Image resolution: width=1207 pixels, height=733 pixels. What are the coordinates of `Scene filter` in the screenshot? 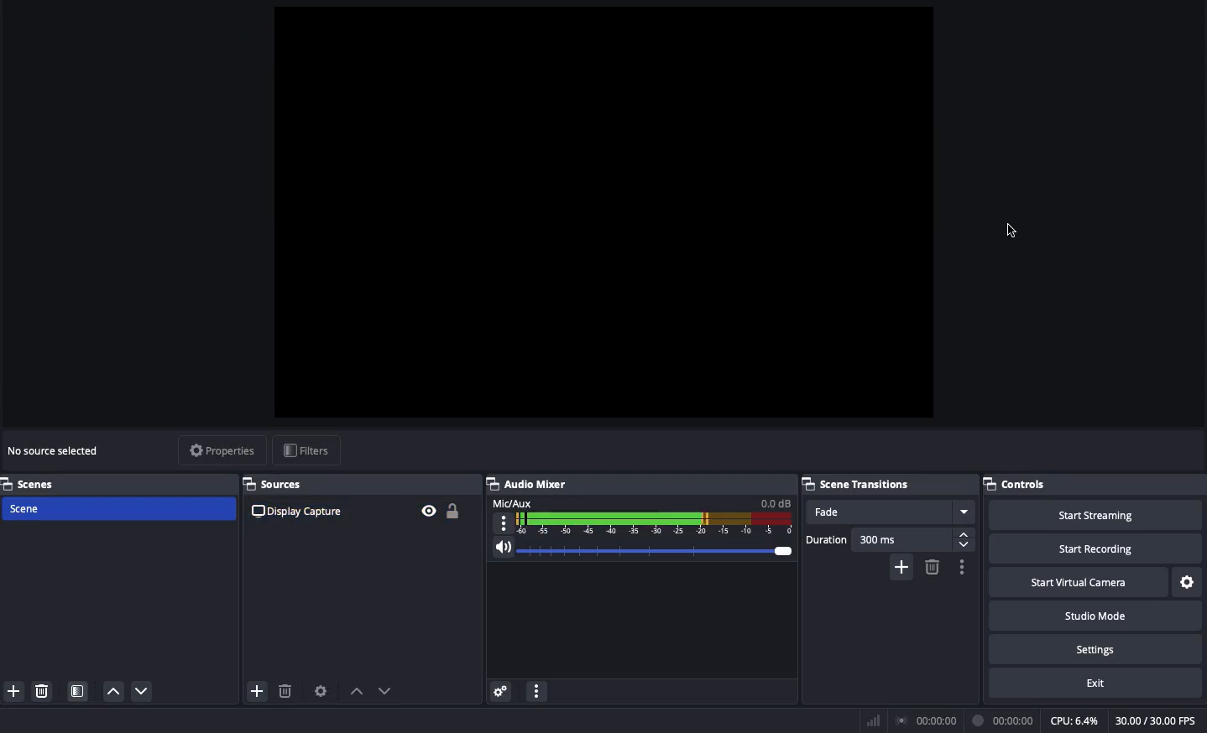 It's located at (78, 693).